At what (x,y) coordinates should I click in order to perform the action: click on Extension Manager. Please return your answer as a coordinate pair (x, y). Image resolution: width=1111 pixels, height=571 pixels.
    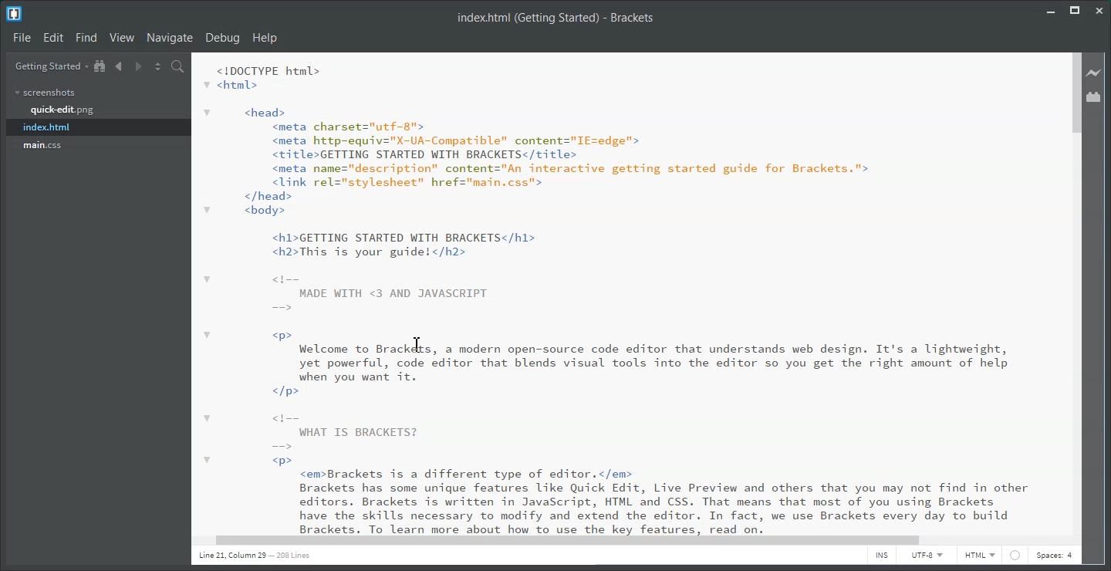
    Looking at the image, I should click on (1099, 96).